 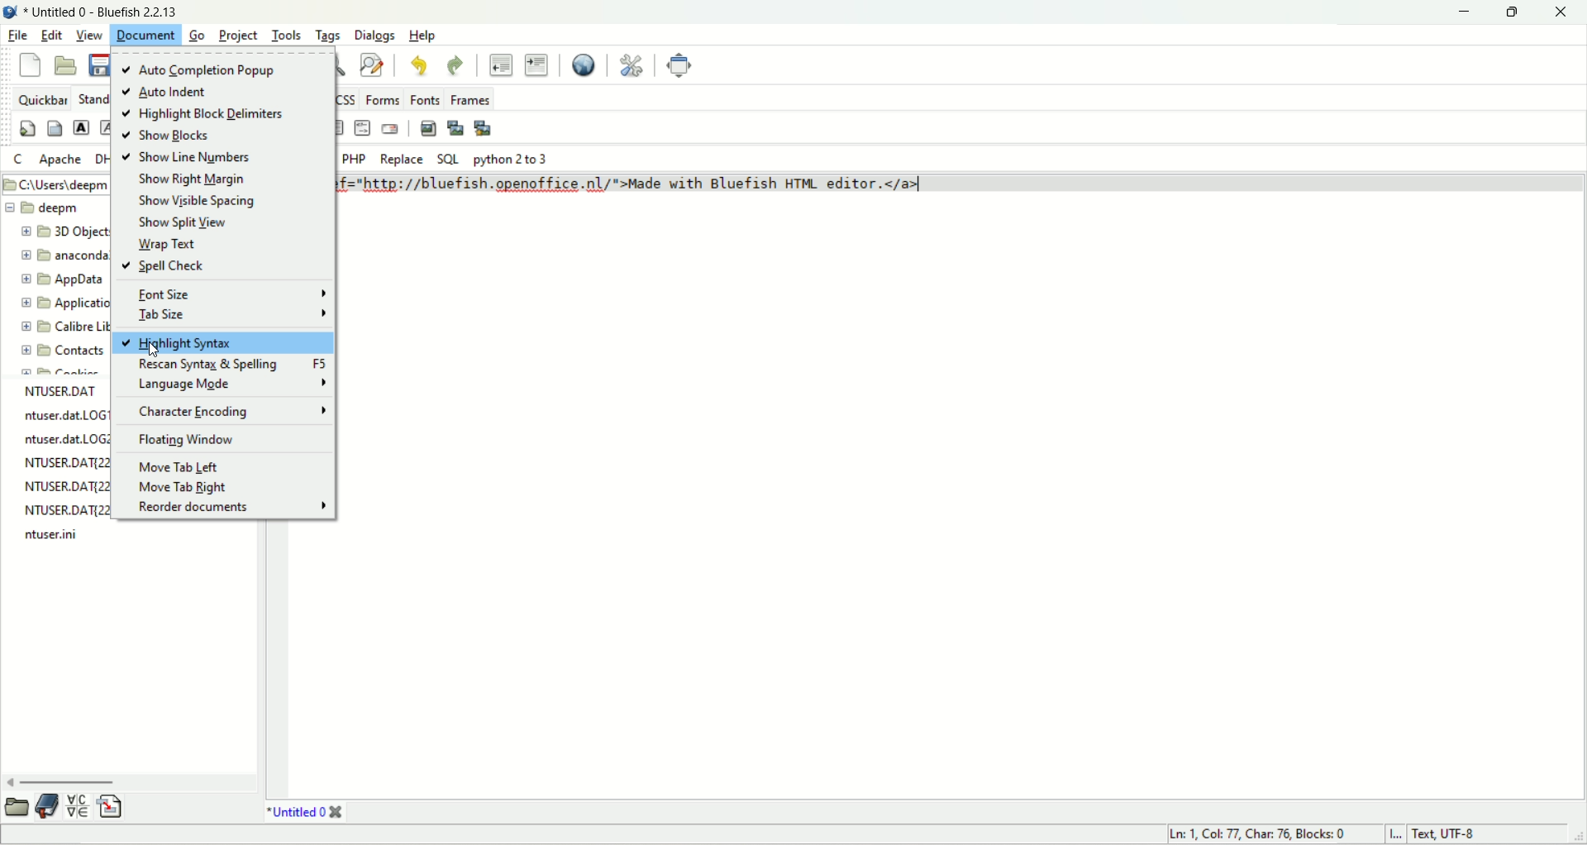 I want to click on replace, so click(x=399, y=159).